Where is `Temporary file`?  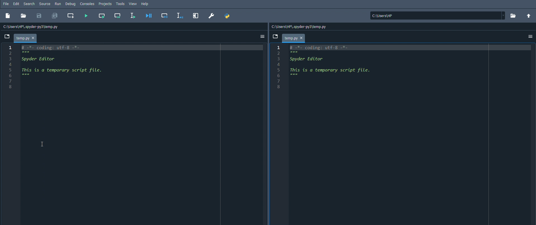 Temporary file is located at coordinates (295, 38).